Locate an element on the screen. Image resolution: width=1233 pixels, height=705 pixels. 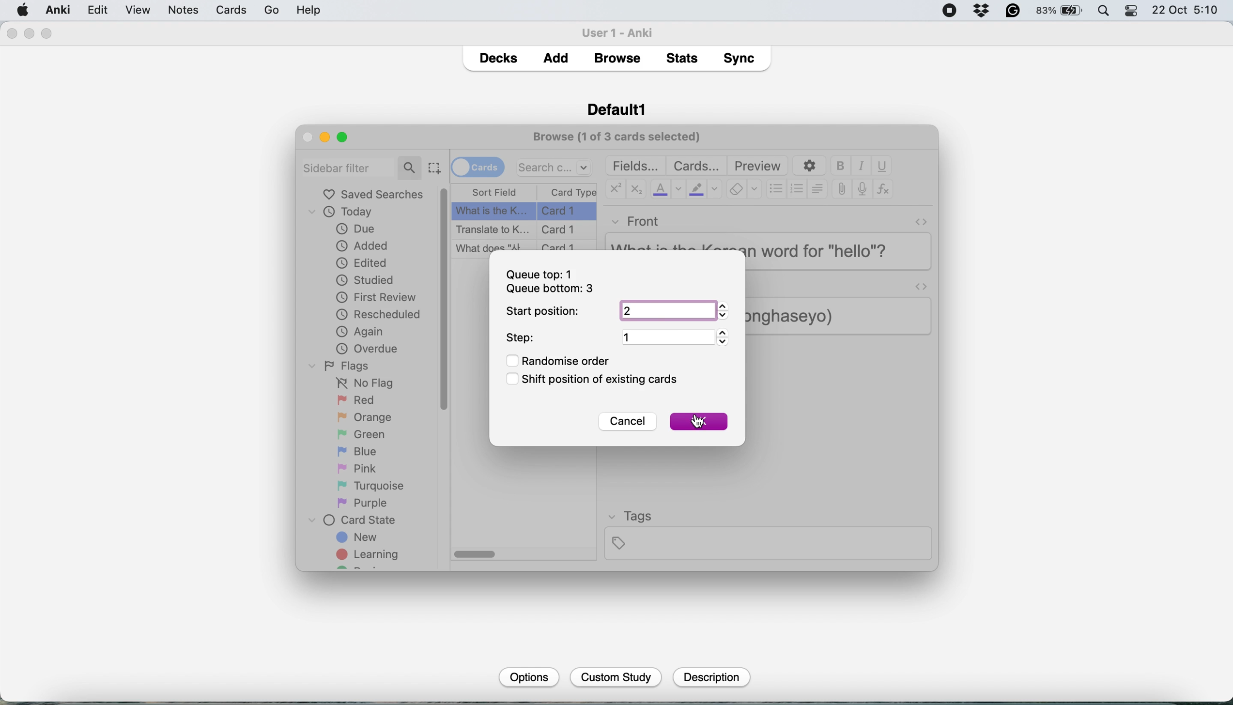
no flag is located at coordinates (362, 383).